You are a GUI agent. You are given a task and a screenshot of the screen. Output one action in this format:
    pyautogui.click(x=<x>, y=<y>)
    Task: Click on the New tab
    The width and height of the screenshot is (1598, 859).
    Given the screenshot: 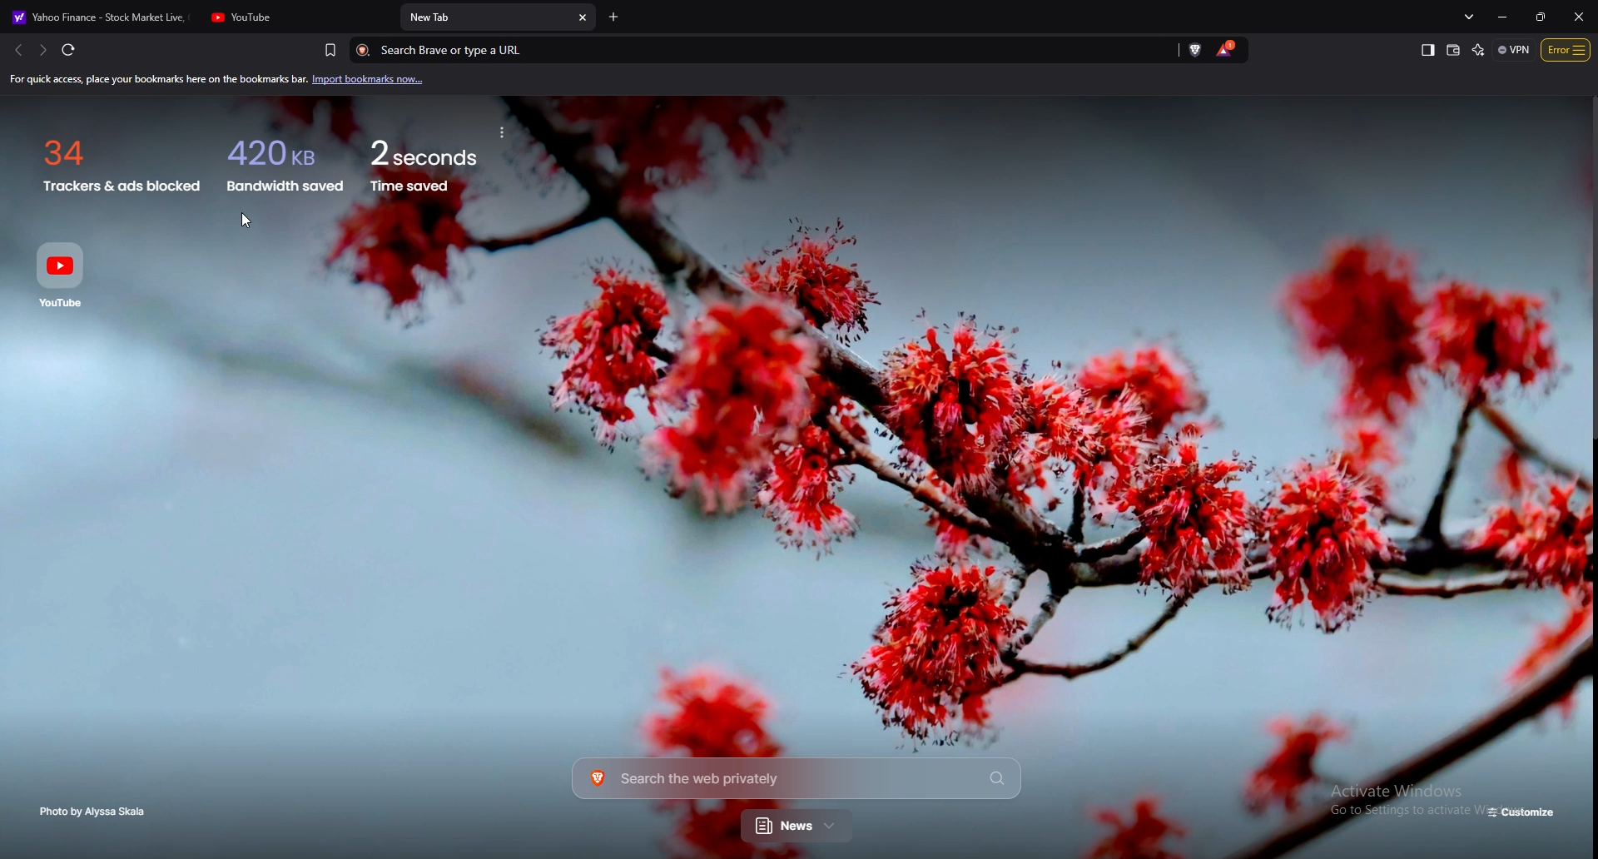 What is the action you would take?
    pyautogui.click(x=486, y=18)
    